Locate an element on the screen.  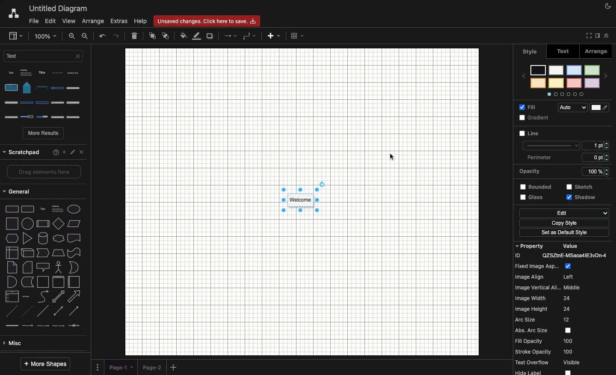
Arrange is located at coordinates (94, 21).